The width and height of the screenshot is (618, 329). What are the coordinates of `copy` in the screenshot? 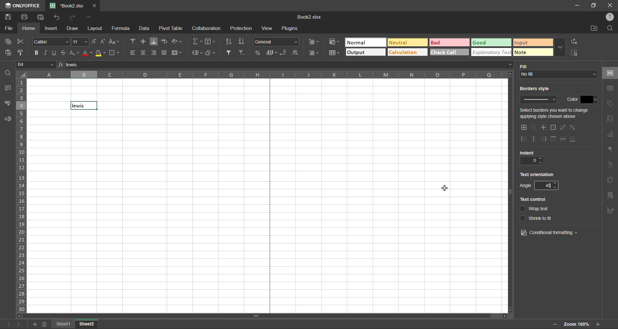 It's located at (9, 42).